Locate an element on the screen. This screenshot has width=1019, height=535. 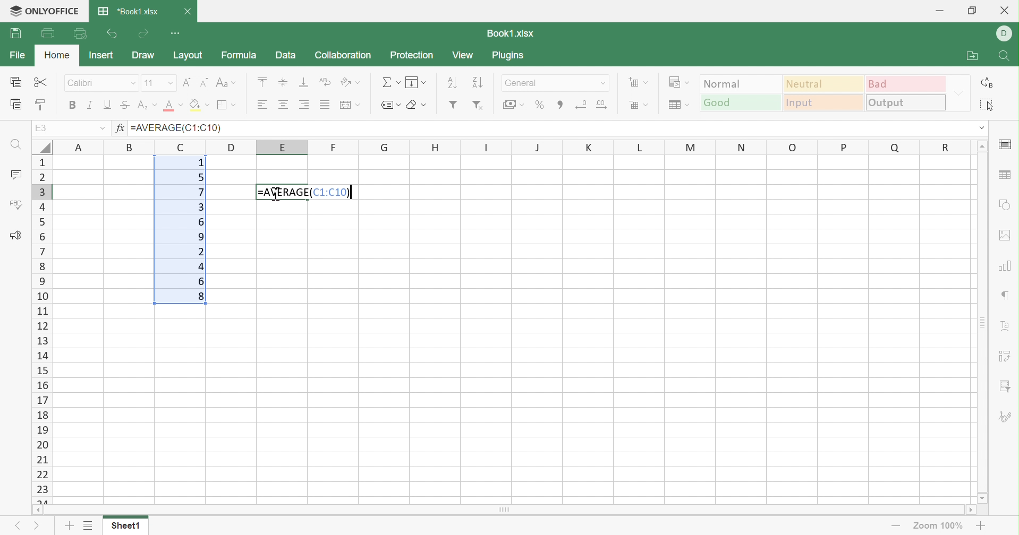
=AVERAGE(C1:C10) is located at coordinates (307, 192).